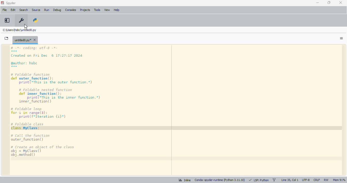 This screenshot has height=183, width=347. Describe the element at coordinates (318, 3) in the screenshot. I see `minimize` at that location.